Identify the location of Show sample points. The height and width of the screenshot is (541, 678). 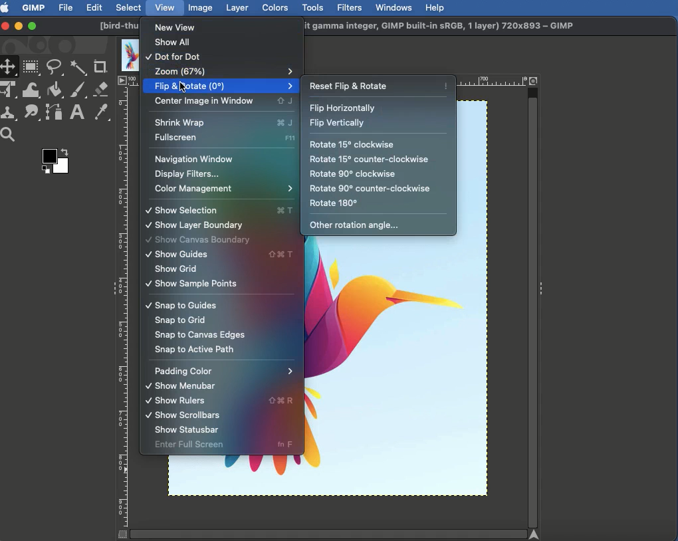
(191, 283).